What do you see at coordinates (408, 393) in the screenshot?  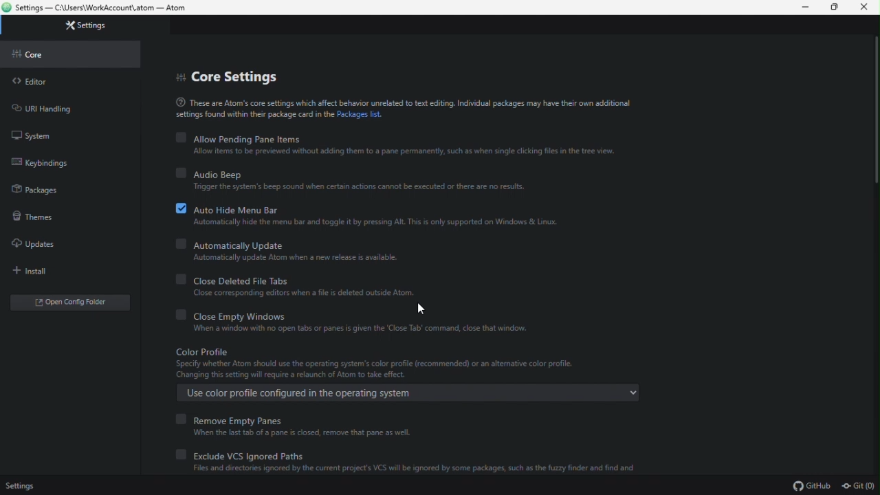 I see `Use color profile configured in the operating system E` at bounding box center [408, 393].